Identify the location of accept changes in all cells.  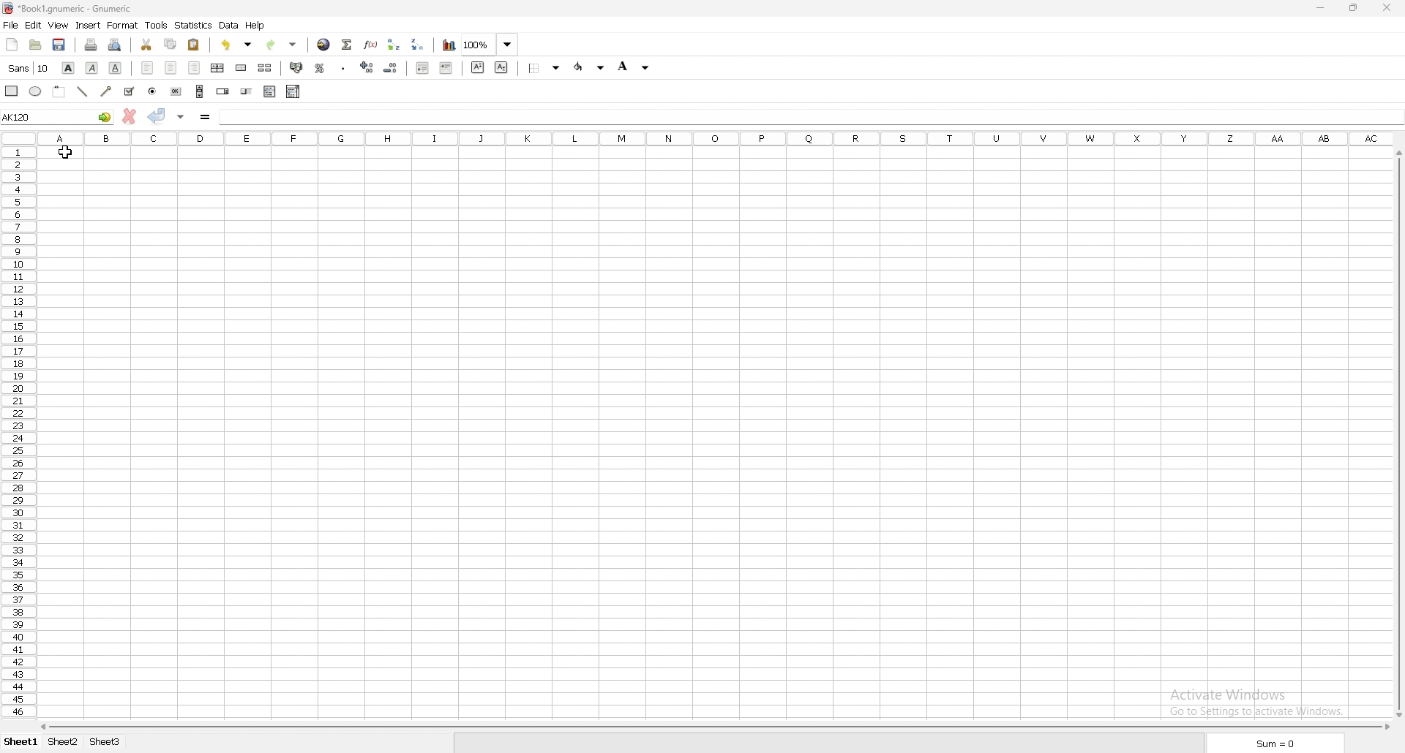
(181, 116).